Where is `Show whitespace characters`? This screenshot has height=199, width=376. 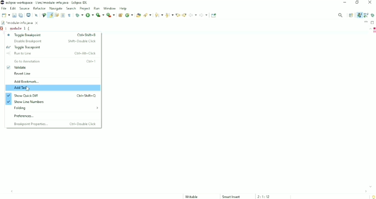
Show whitespace characters is located at coordinates (69, 15).